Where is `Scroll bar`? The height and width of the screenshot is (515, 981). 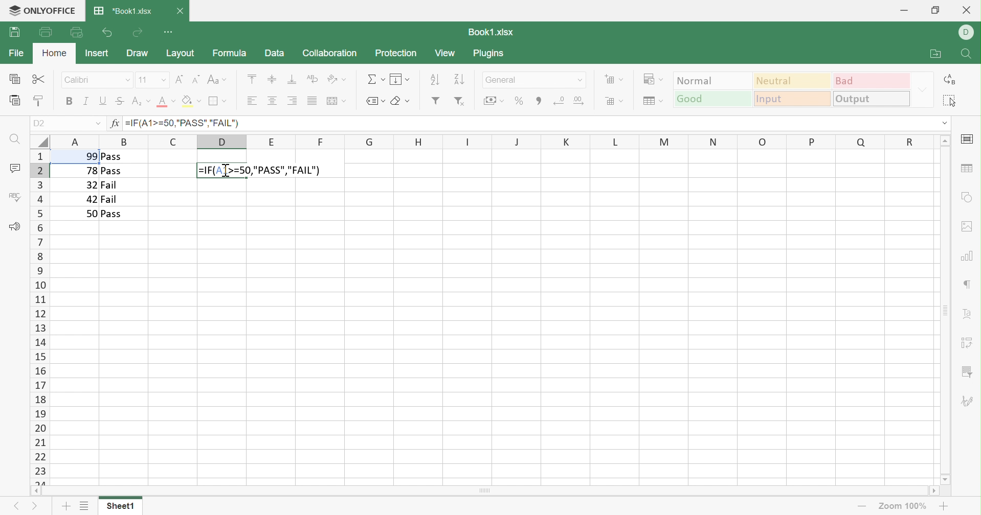
Scroll bar is located at coordinates (945, 310).